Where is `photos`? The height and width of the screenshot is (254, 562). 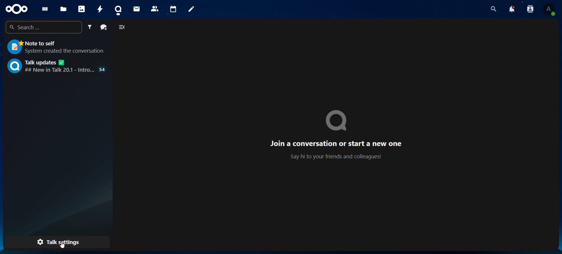 photos is located at coordinates (81, 7).